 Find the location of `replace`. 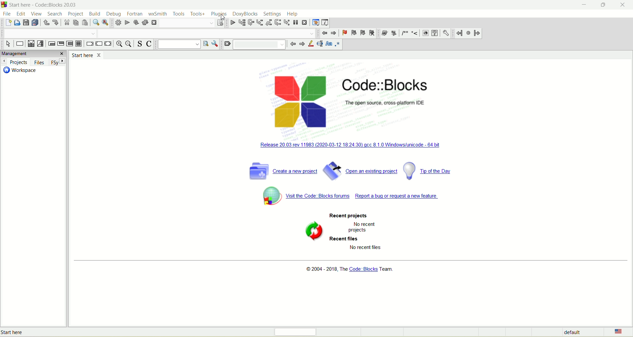

replace is located at coordinates (105, 23).